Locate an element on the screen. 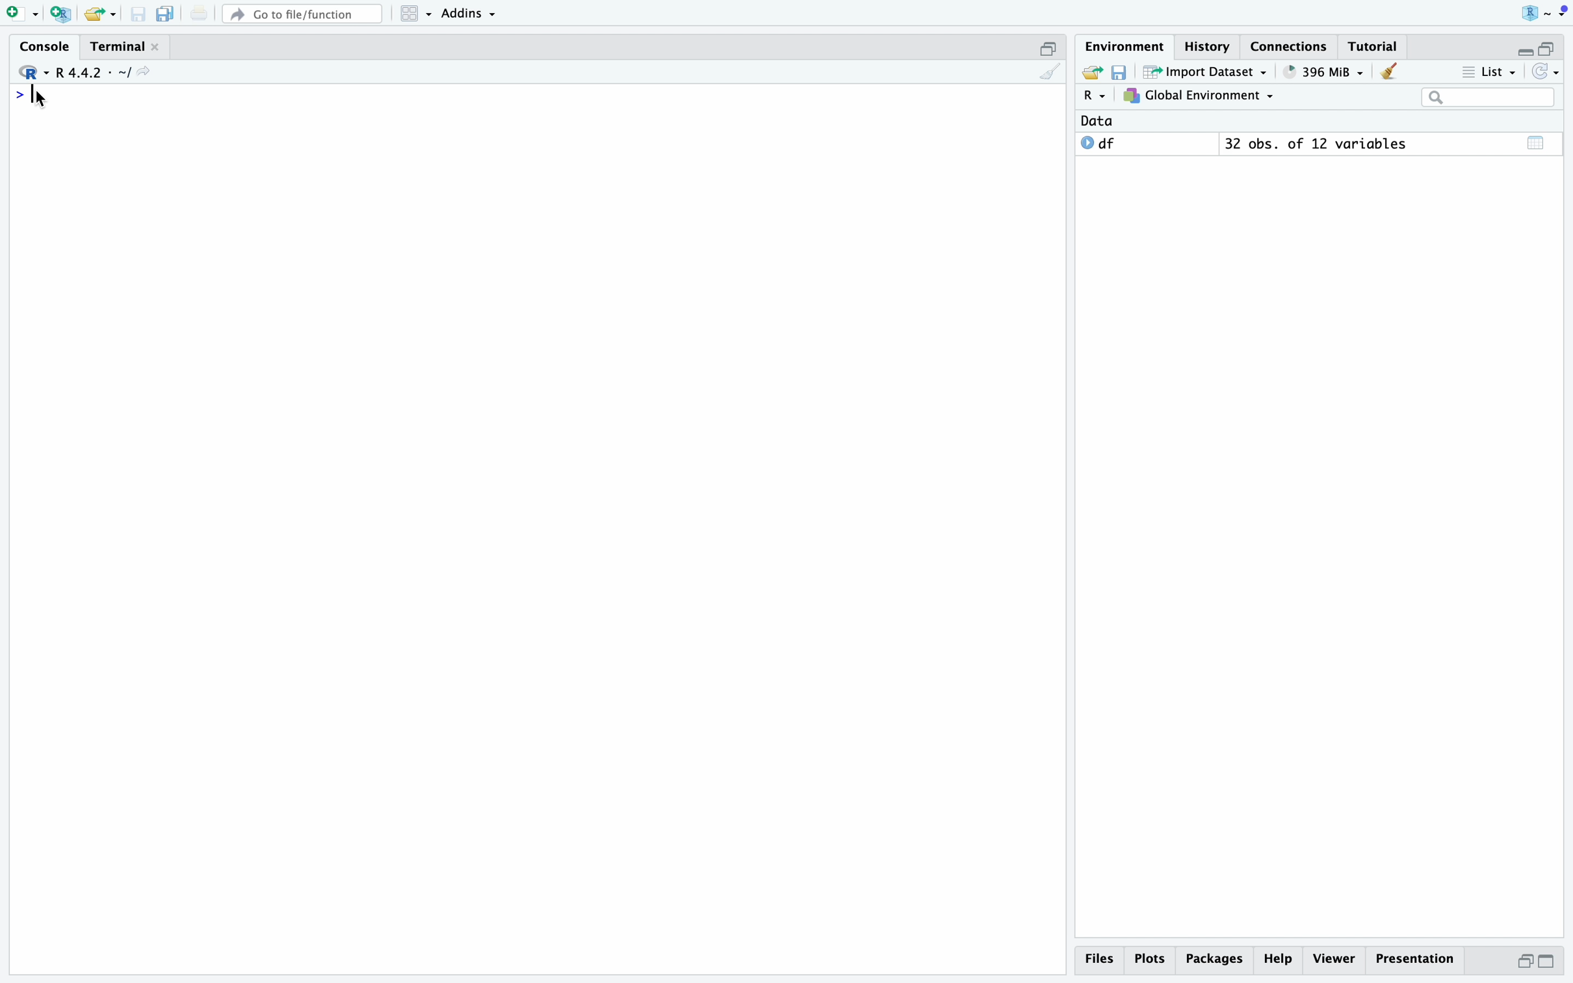  share icon is located at coordinates (145, 72).